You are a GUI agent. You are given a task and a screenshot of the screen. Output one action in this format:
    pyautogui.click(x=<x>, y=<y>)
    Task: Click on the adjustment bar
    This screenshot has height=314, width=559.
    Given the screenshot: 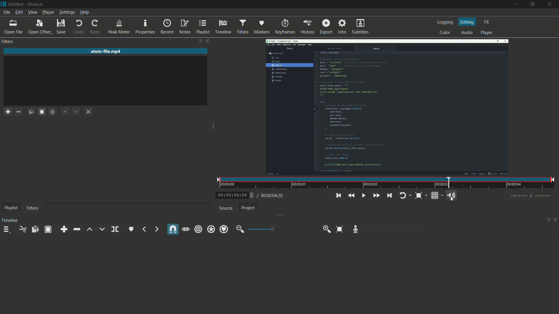 What is the action you would take?
    pyautogui.click(x=283, y=229)
    